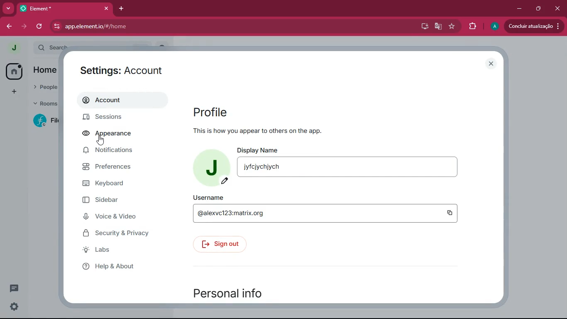 The width and height of the screenshot is (567, 319). Describe the element at coordinates (348, 166) in the screenshot. I see `display name` at that location.